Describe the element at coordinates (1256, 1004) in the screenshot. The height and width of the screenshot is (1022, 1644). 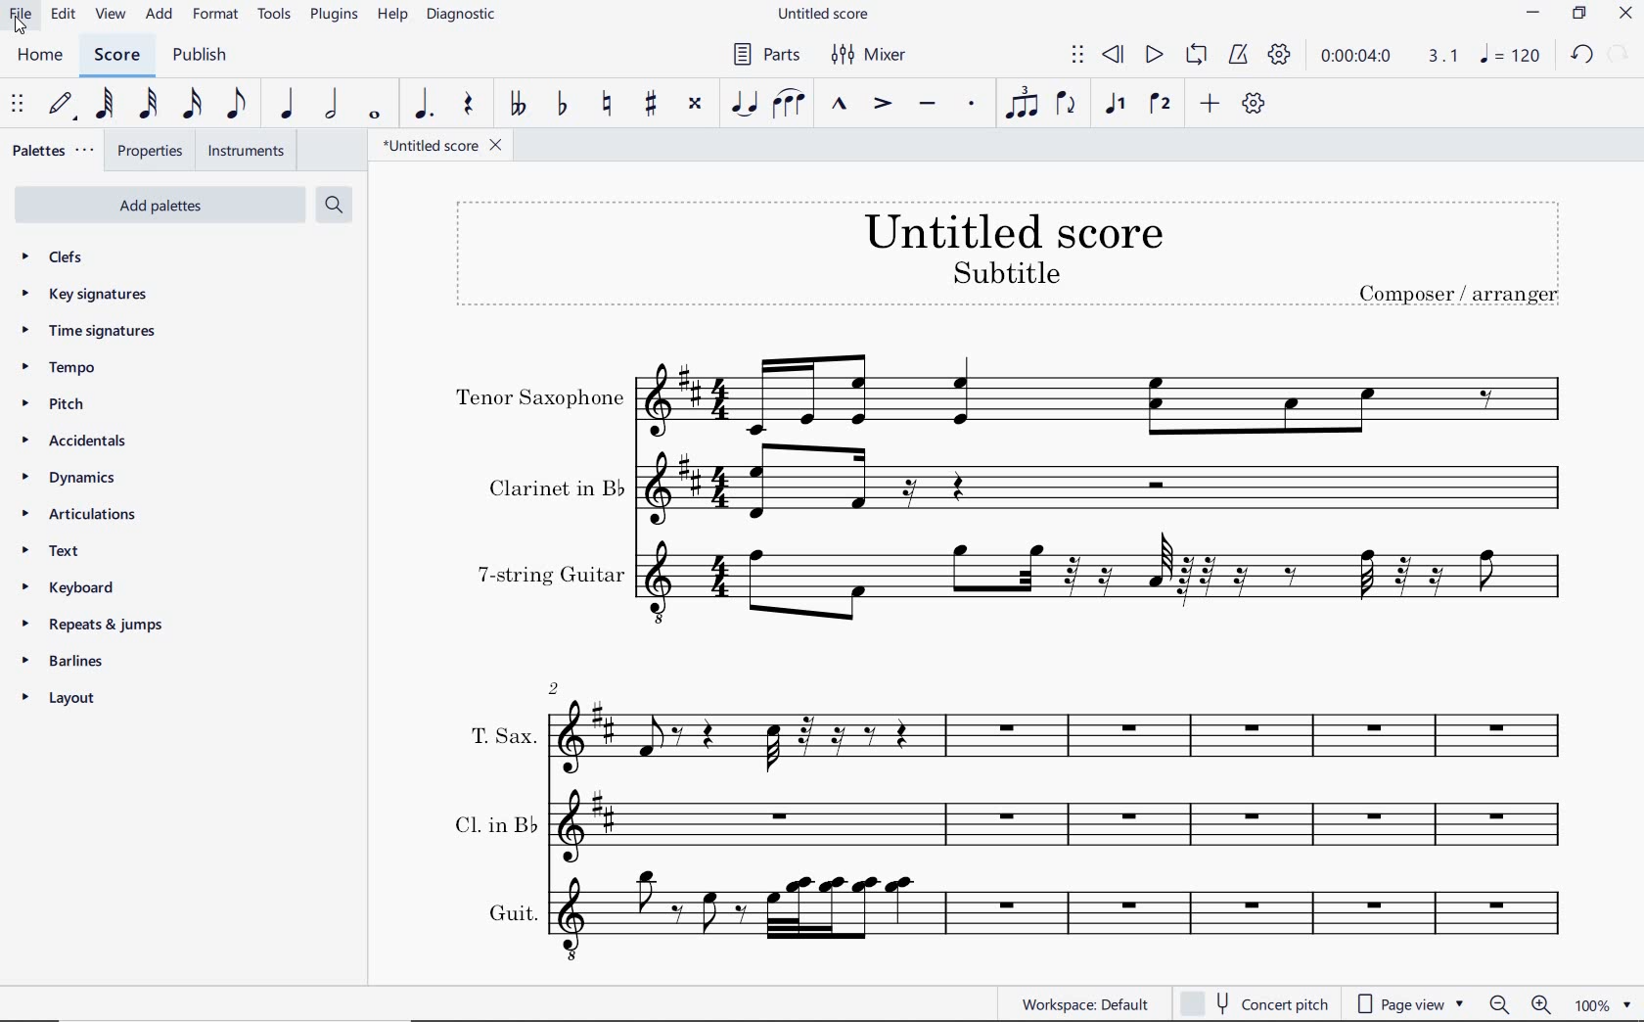
I see `concert pitch` at that location.